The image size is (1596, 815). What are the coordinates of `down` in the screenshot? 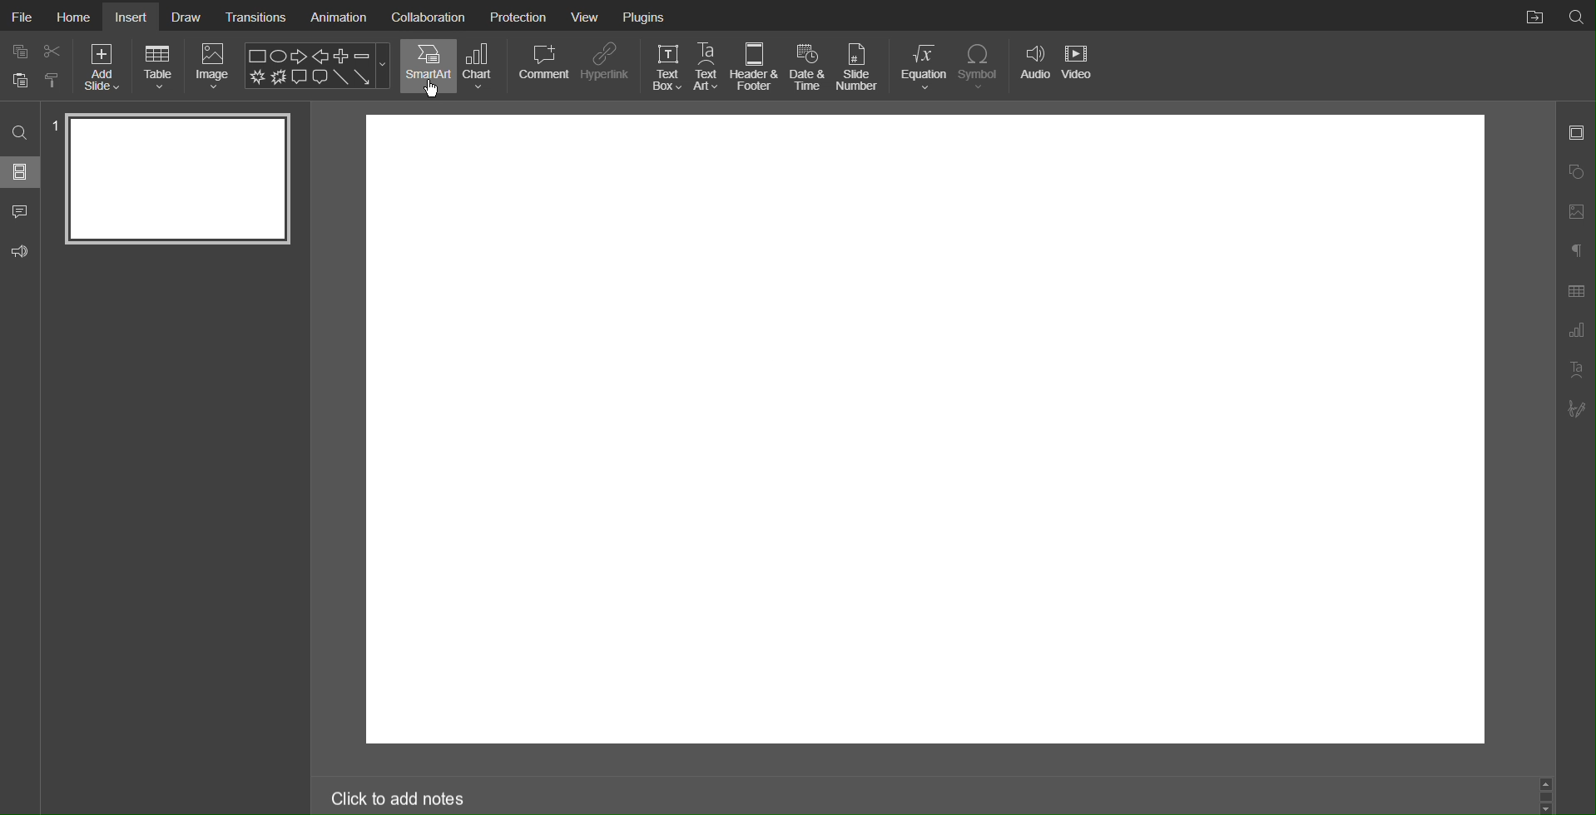 It's located at (1547, 807).